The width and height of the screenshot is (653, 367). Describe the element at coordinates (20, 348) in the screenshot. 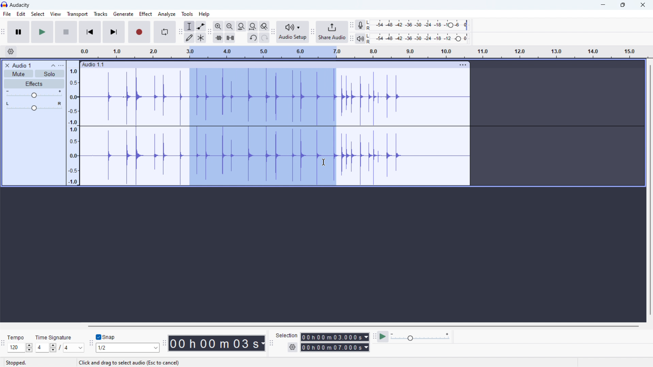

I see `set tempo` at that location.